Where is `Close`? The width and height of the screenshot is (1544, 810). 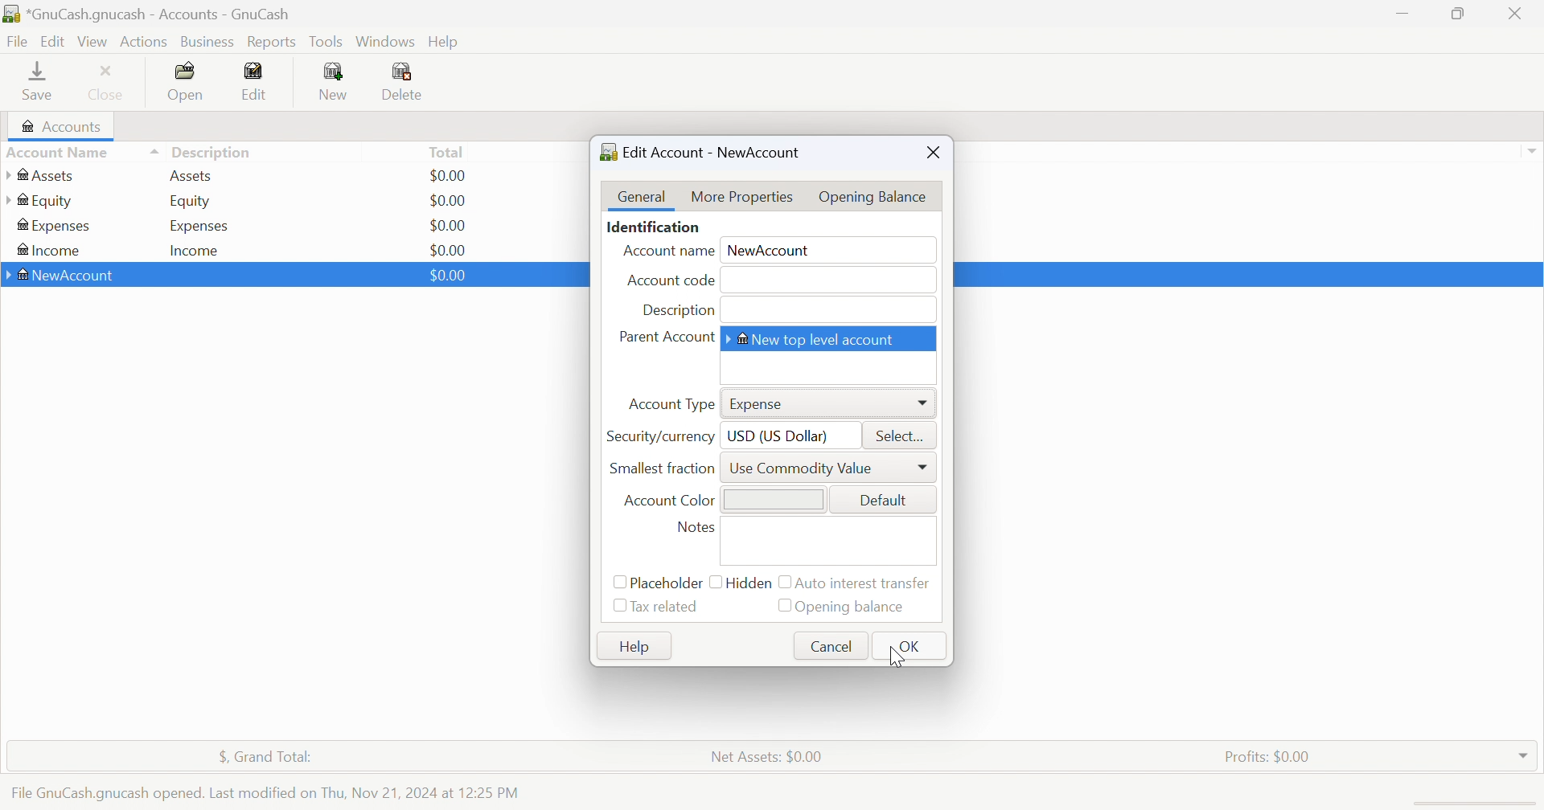 Close is located at coordinates (934, 152).